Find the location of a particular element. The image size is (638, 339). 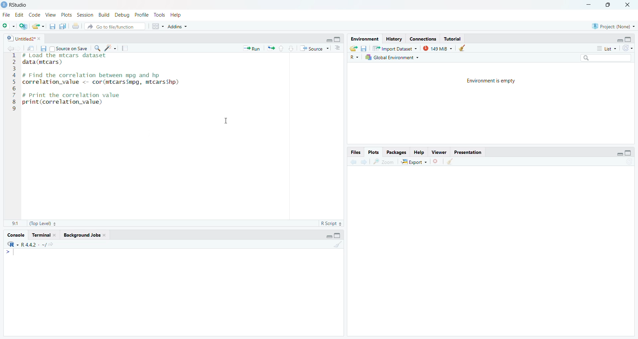

Import Database is located at coordinates (395, 49).